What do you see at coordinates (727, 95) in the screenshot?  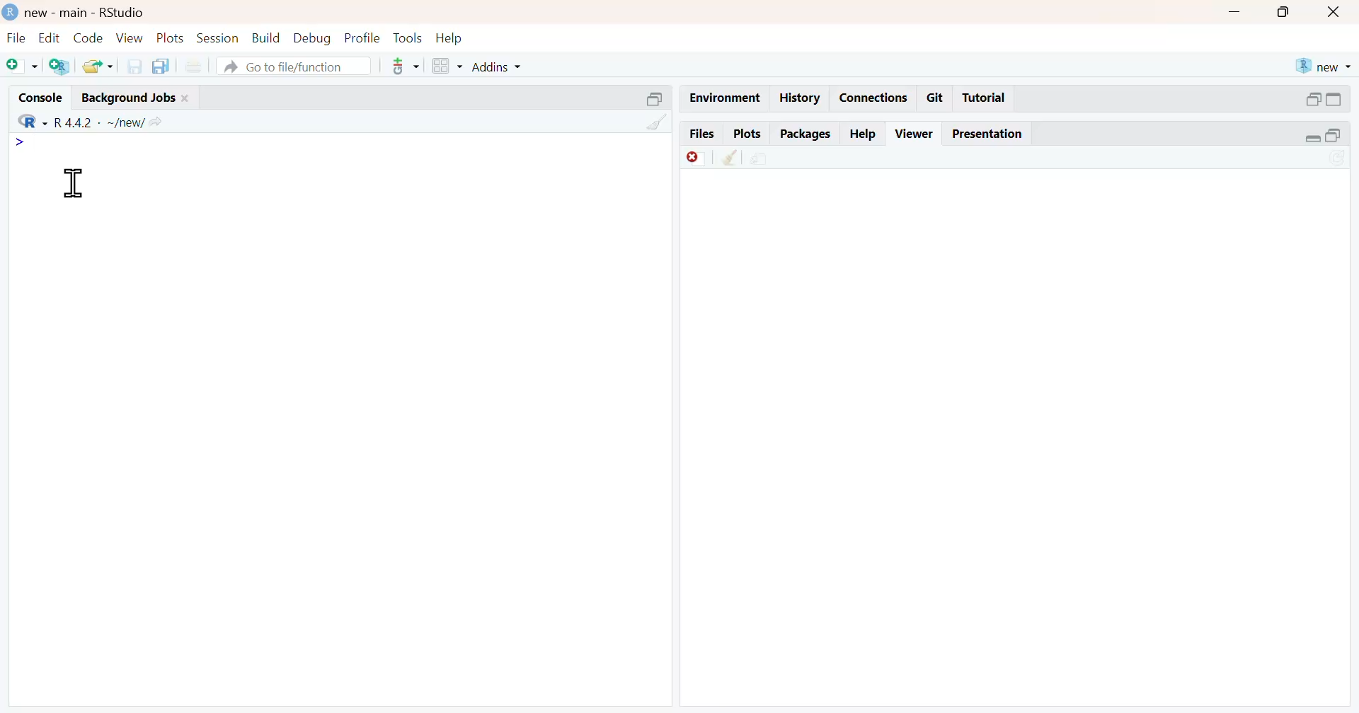 I see `environment` at bounding box center [727, 95].